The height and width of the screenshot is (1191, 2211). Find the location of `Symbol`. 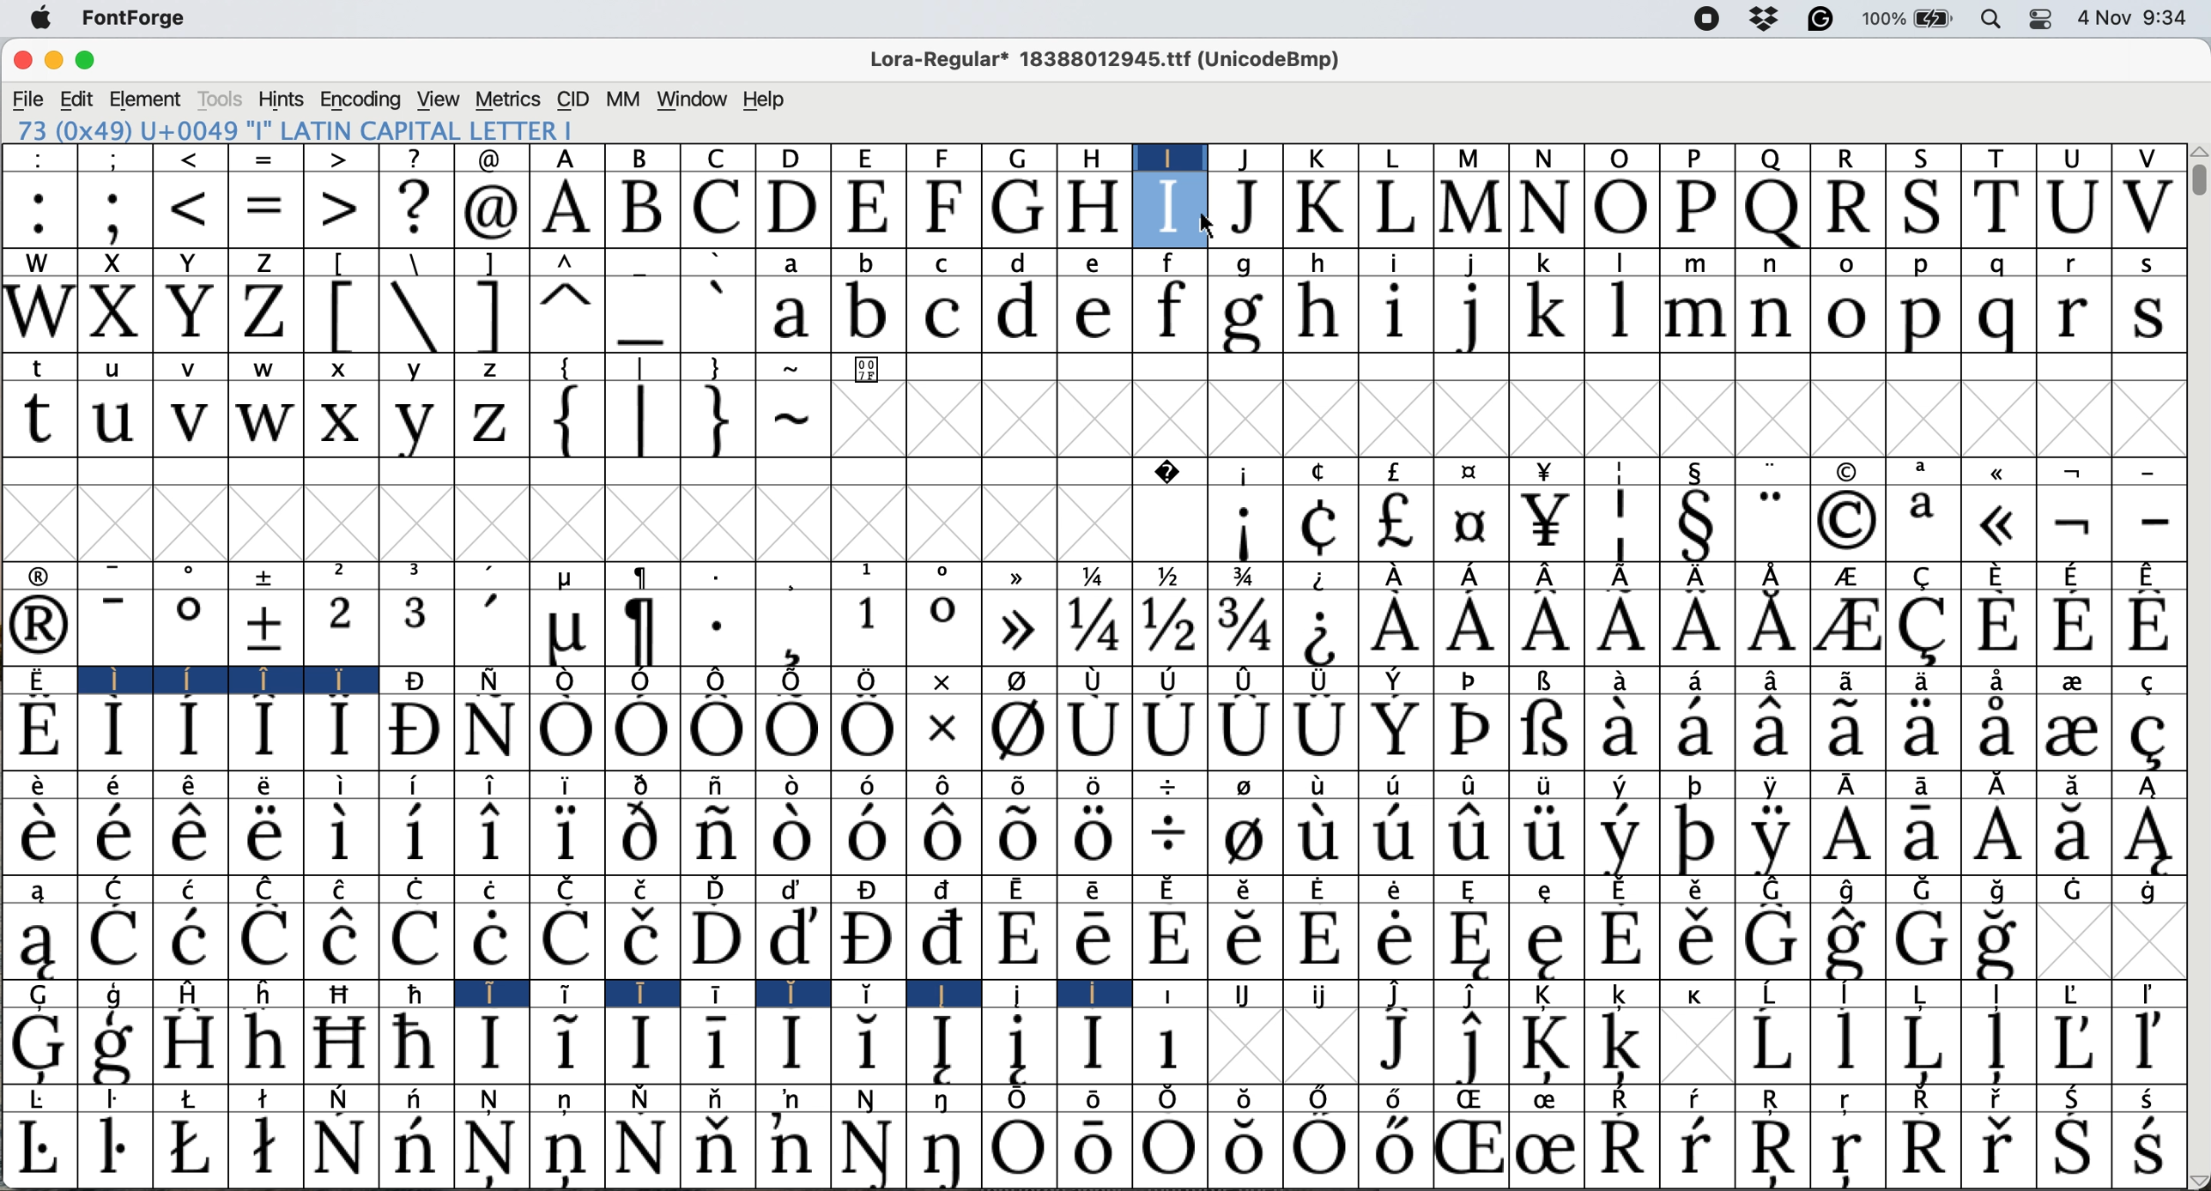

Symbol is located at coordinates (642, 783).